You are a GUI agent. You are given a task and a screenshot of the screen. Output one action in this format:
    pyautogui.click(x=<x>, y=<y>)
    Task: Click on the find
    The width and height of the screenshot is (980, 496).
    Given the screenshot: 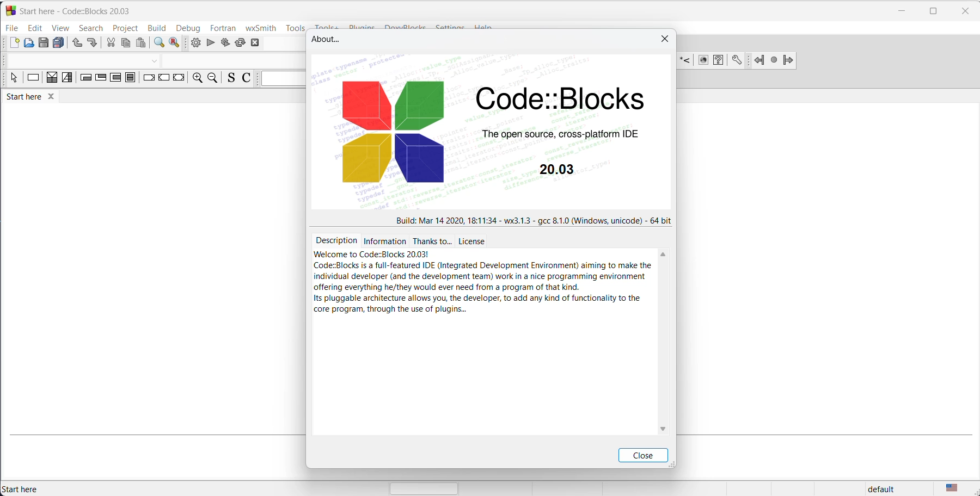 What is the action you would take?
    pyautogui.click(x=159, y=43)
    